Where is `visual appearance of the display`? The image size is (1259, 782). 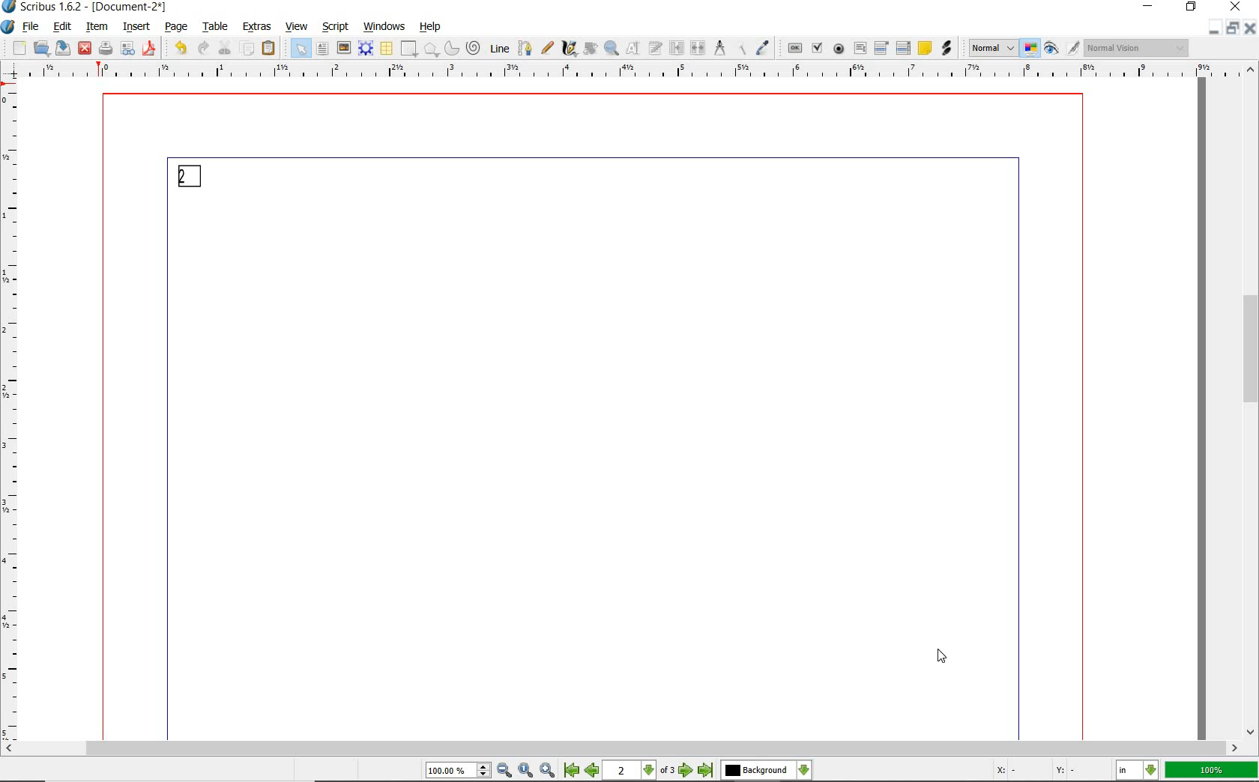 visual appearance of the display is located at coordinates (1138, 48).